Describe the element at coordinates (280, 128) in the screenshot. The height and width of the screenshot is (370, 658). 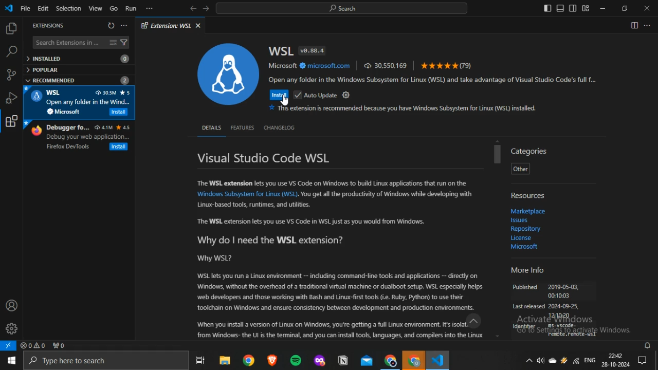
I see `CHANGELOG` at that location.